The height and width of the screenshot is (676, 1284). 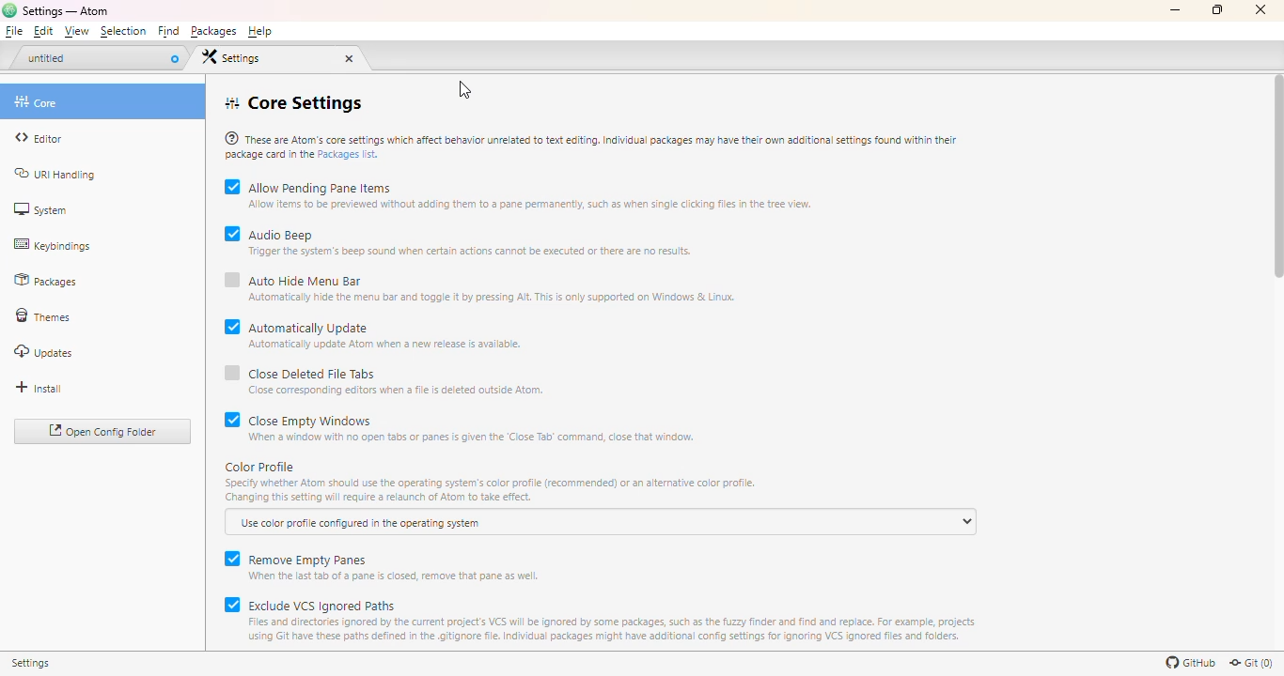 What do you see at coordinates (46, 282) in the screenshot?
I see `packages` at bounding box center [46, 282].